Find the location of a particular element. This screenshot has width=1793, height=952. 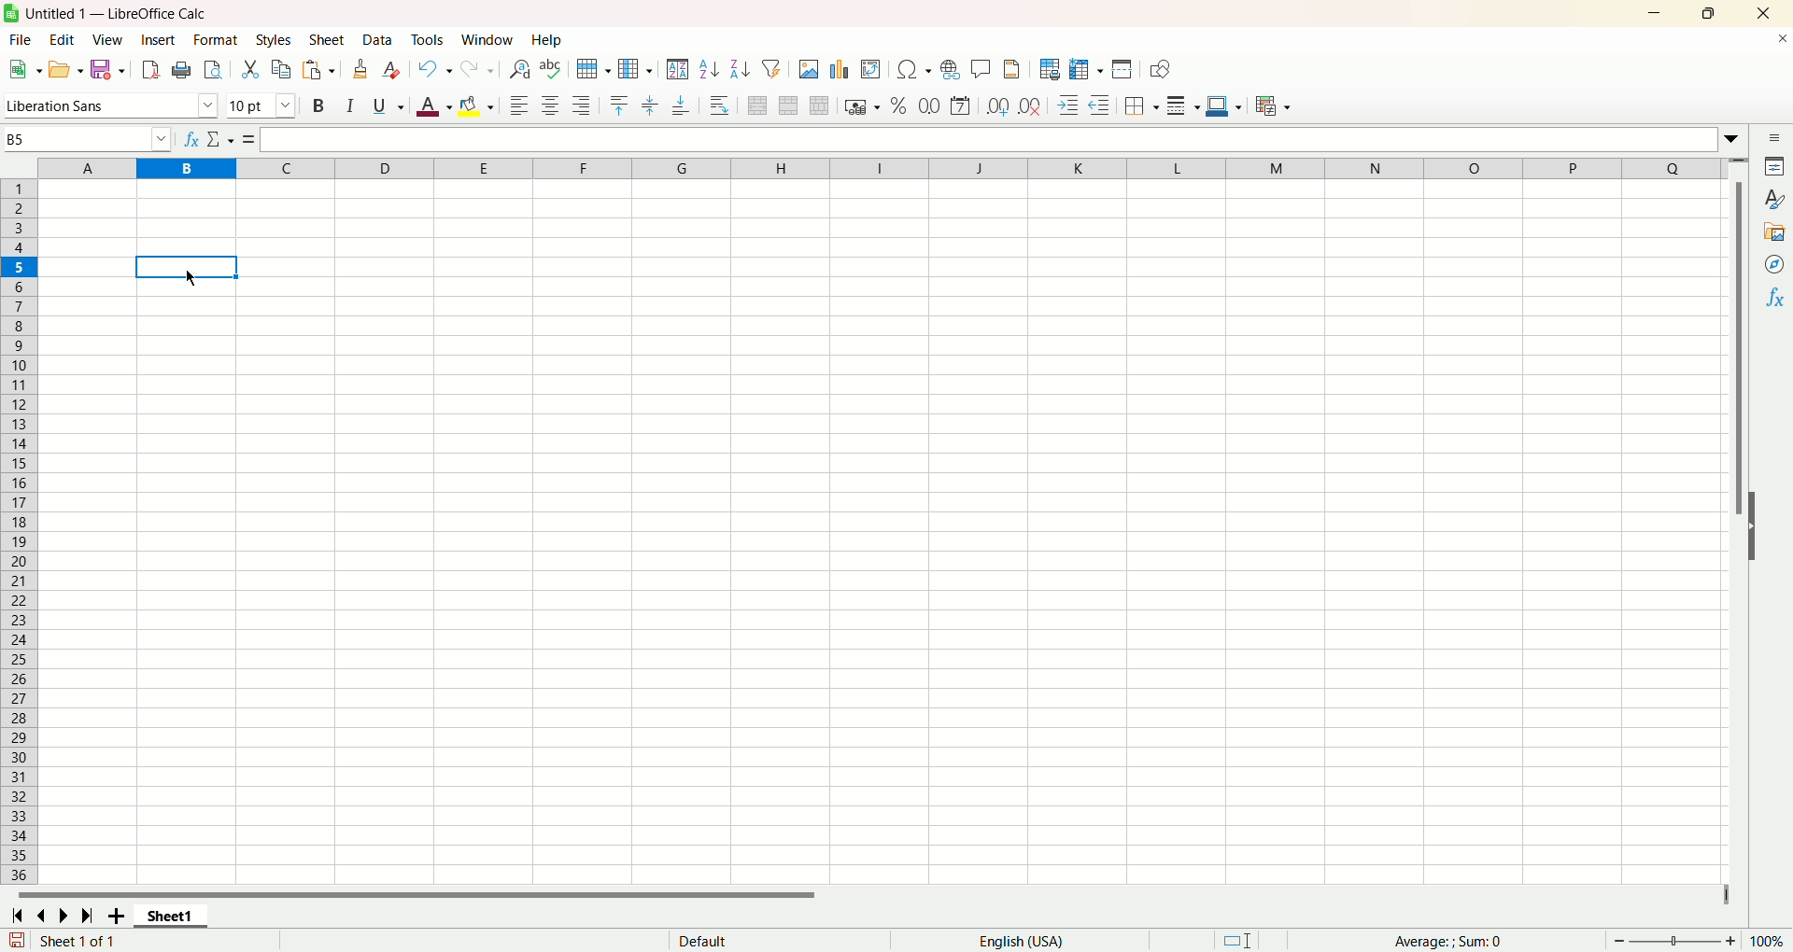

paste is located at coordinates (319, 70).